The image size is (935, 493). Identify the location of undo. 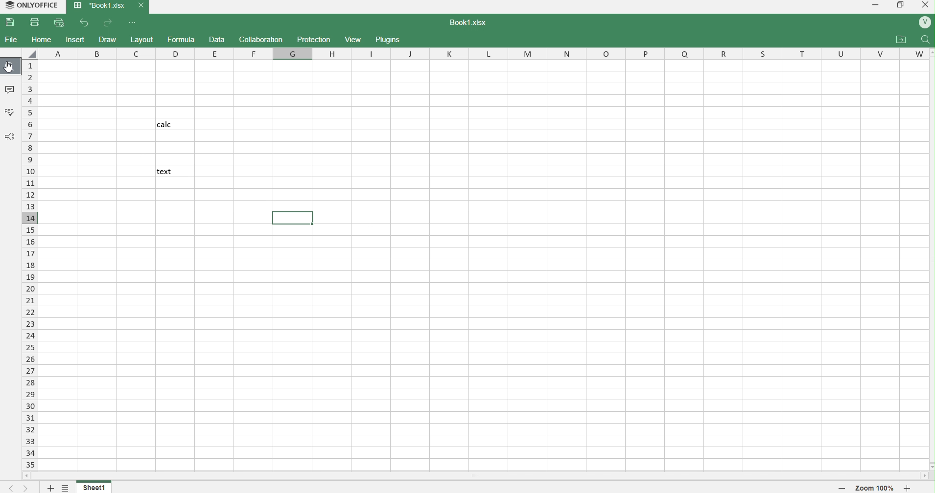
(85, 23).